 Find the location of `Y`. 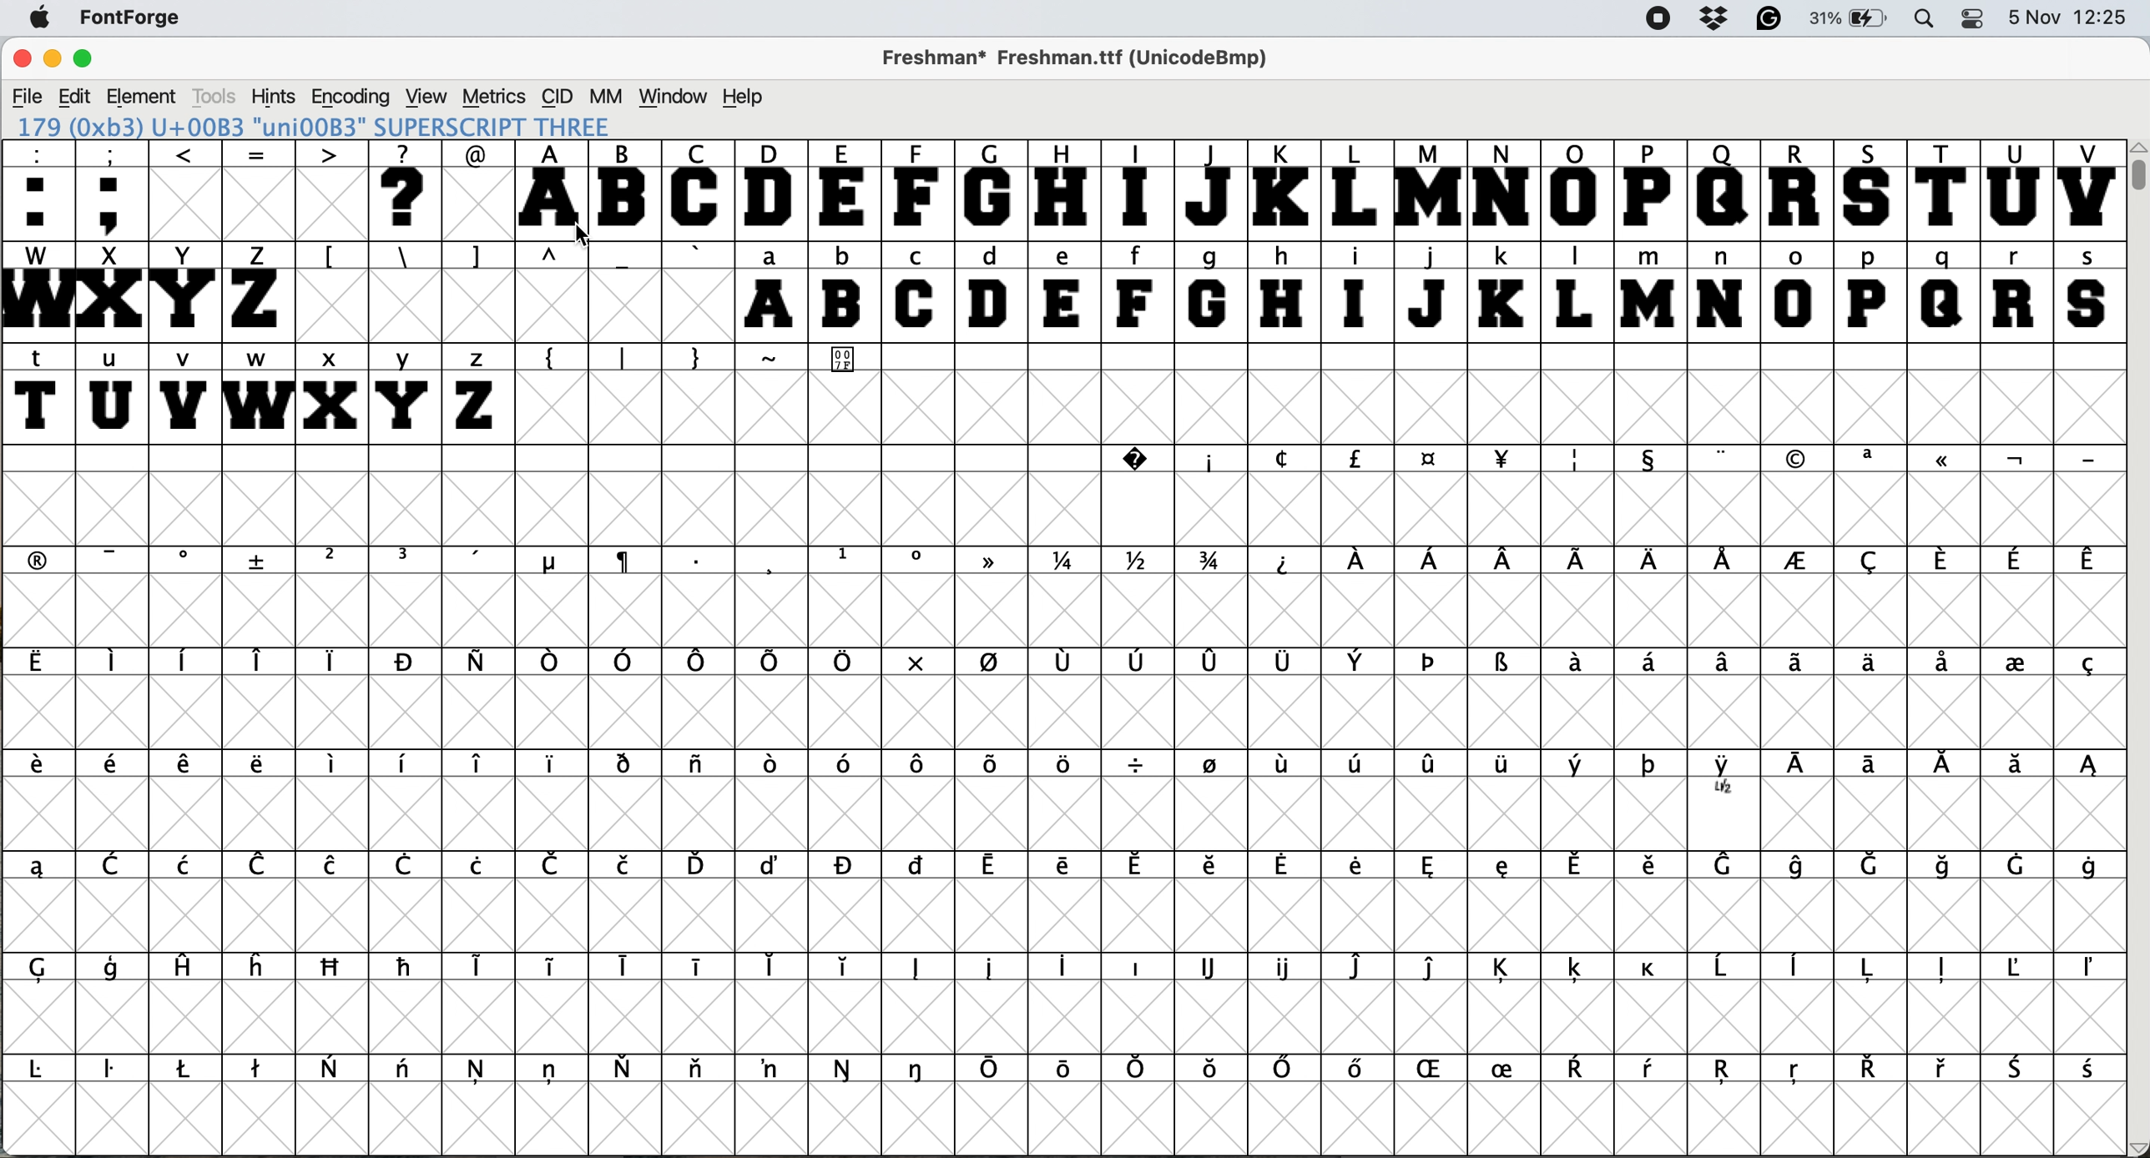

Y is located at coordinates (186, 291).